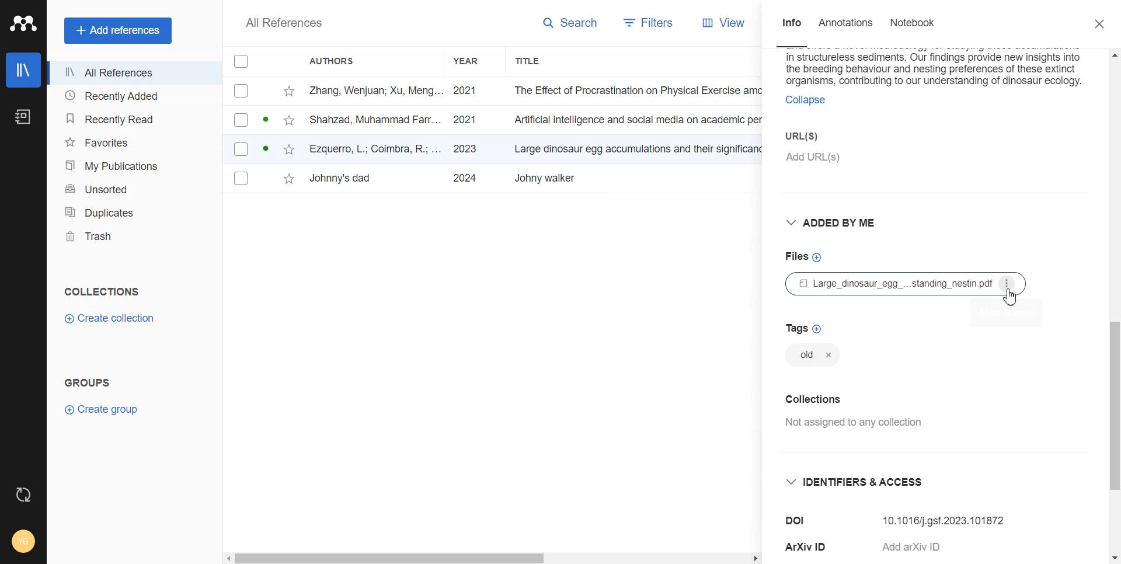 Image resolution: width=1121 pixels, height=564 pixels. What do you see at coordinates (463, 119) in the screenshot?
I see `2021` at bounding box center [463, 119].